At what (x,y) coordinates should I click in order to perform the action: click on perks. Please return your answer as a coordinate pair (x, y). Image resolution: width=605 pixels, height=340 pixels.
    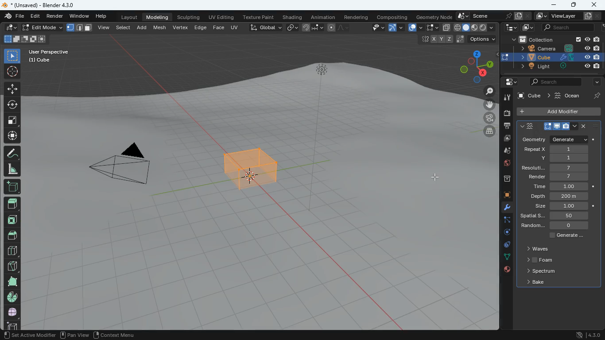
    Looking at the image, I should click on (558, 127).